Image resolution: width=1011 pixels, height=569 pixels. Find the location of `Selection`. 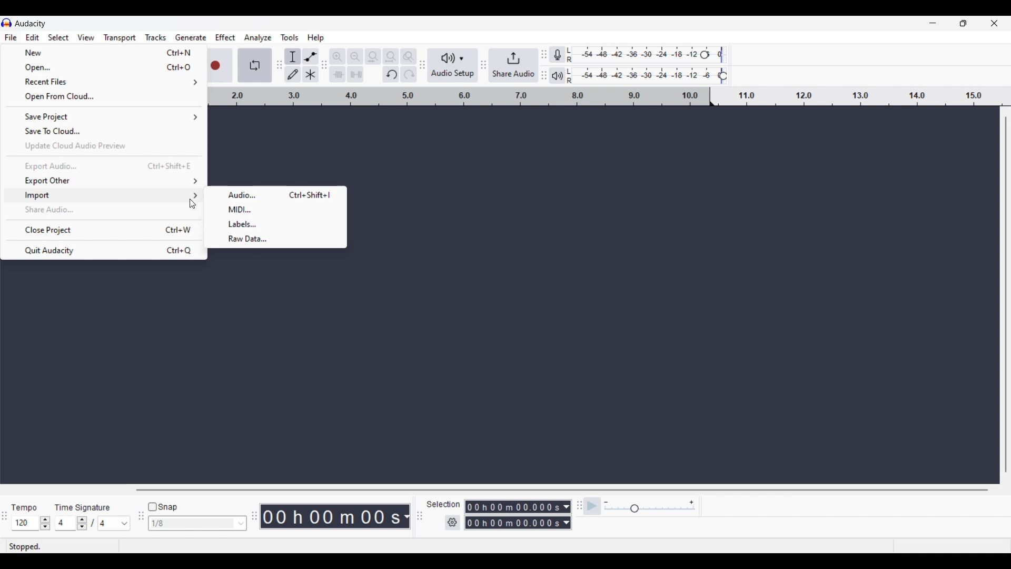

Selection is located at coordinates (444, 504).